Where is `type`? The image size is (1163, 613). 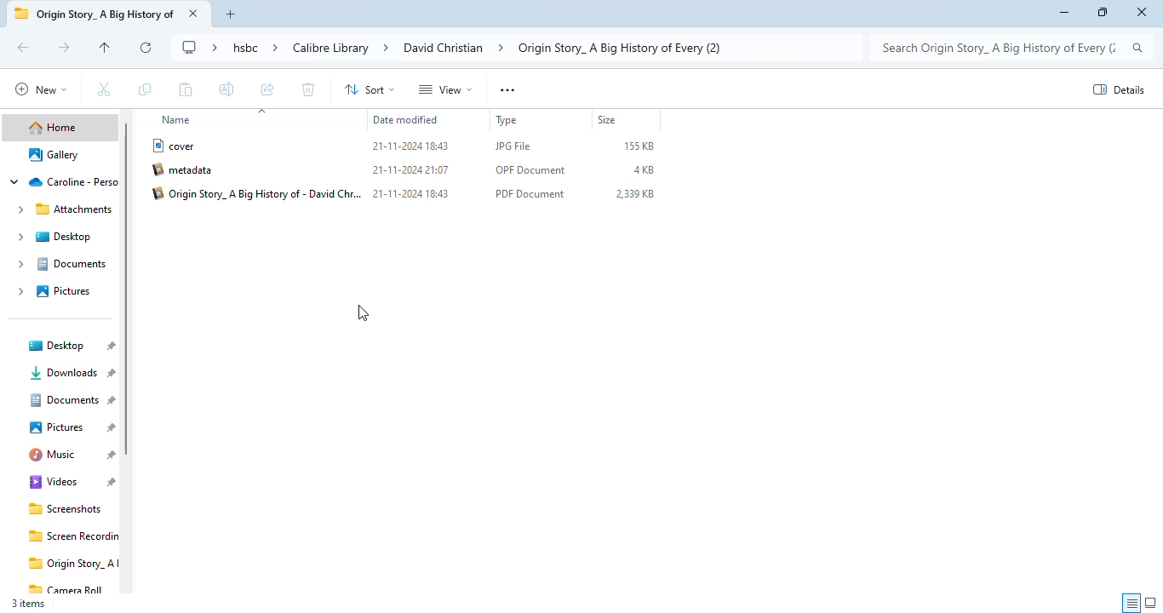 type is located at coordinates (507, 119).